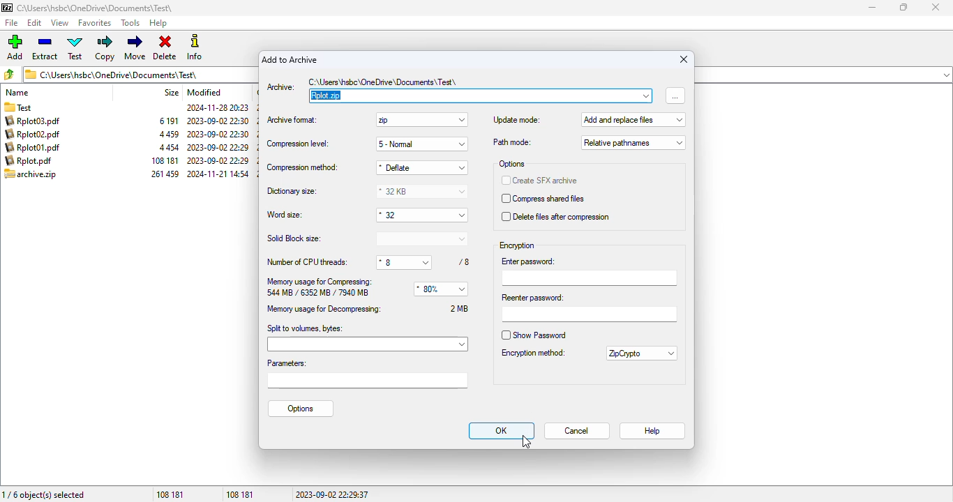 The height and width of the screenshot is (502, 953). What do you see at coordinates (332, 494) in the screenshot?
I see `2023-09-02 22:29:37` at bounding box center [332, 494].